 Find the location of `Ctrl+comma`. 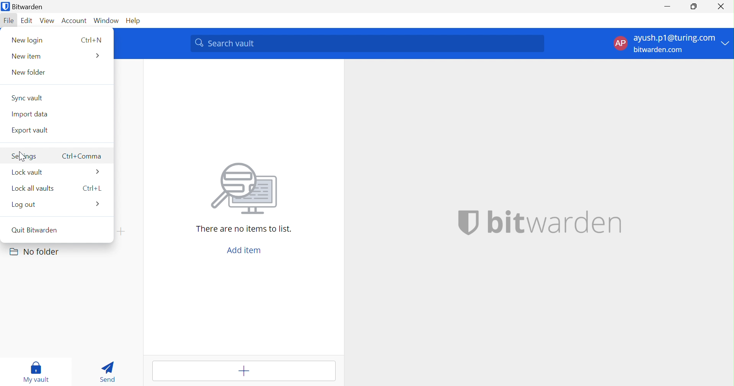

Ctrl+comma is located at coordinates (82, 156).